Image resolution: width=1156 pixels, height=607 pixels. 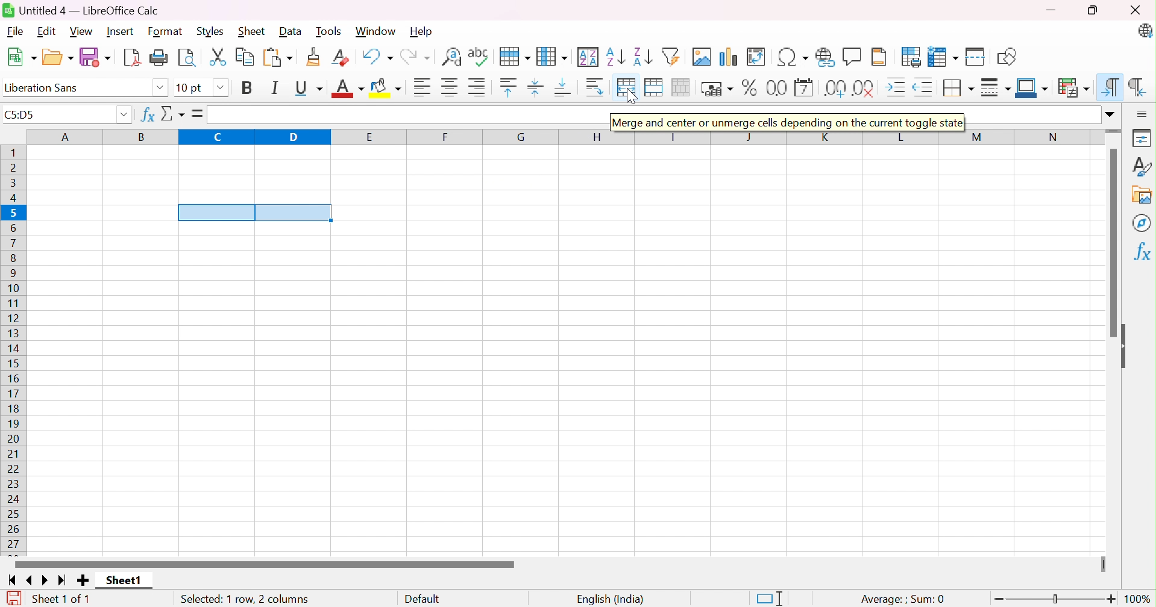 What do you see at coordinates (479, 57) in the screenshot?
I see `Spelling` at bounding box center [479, 57].